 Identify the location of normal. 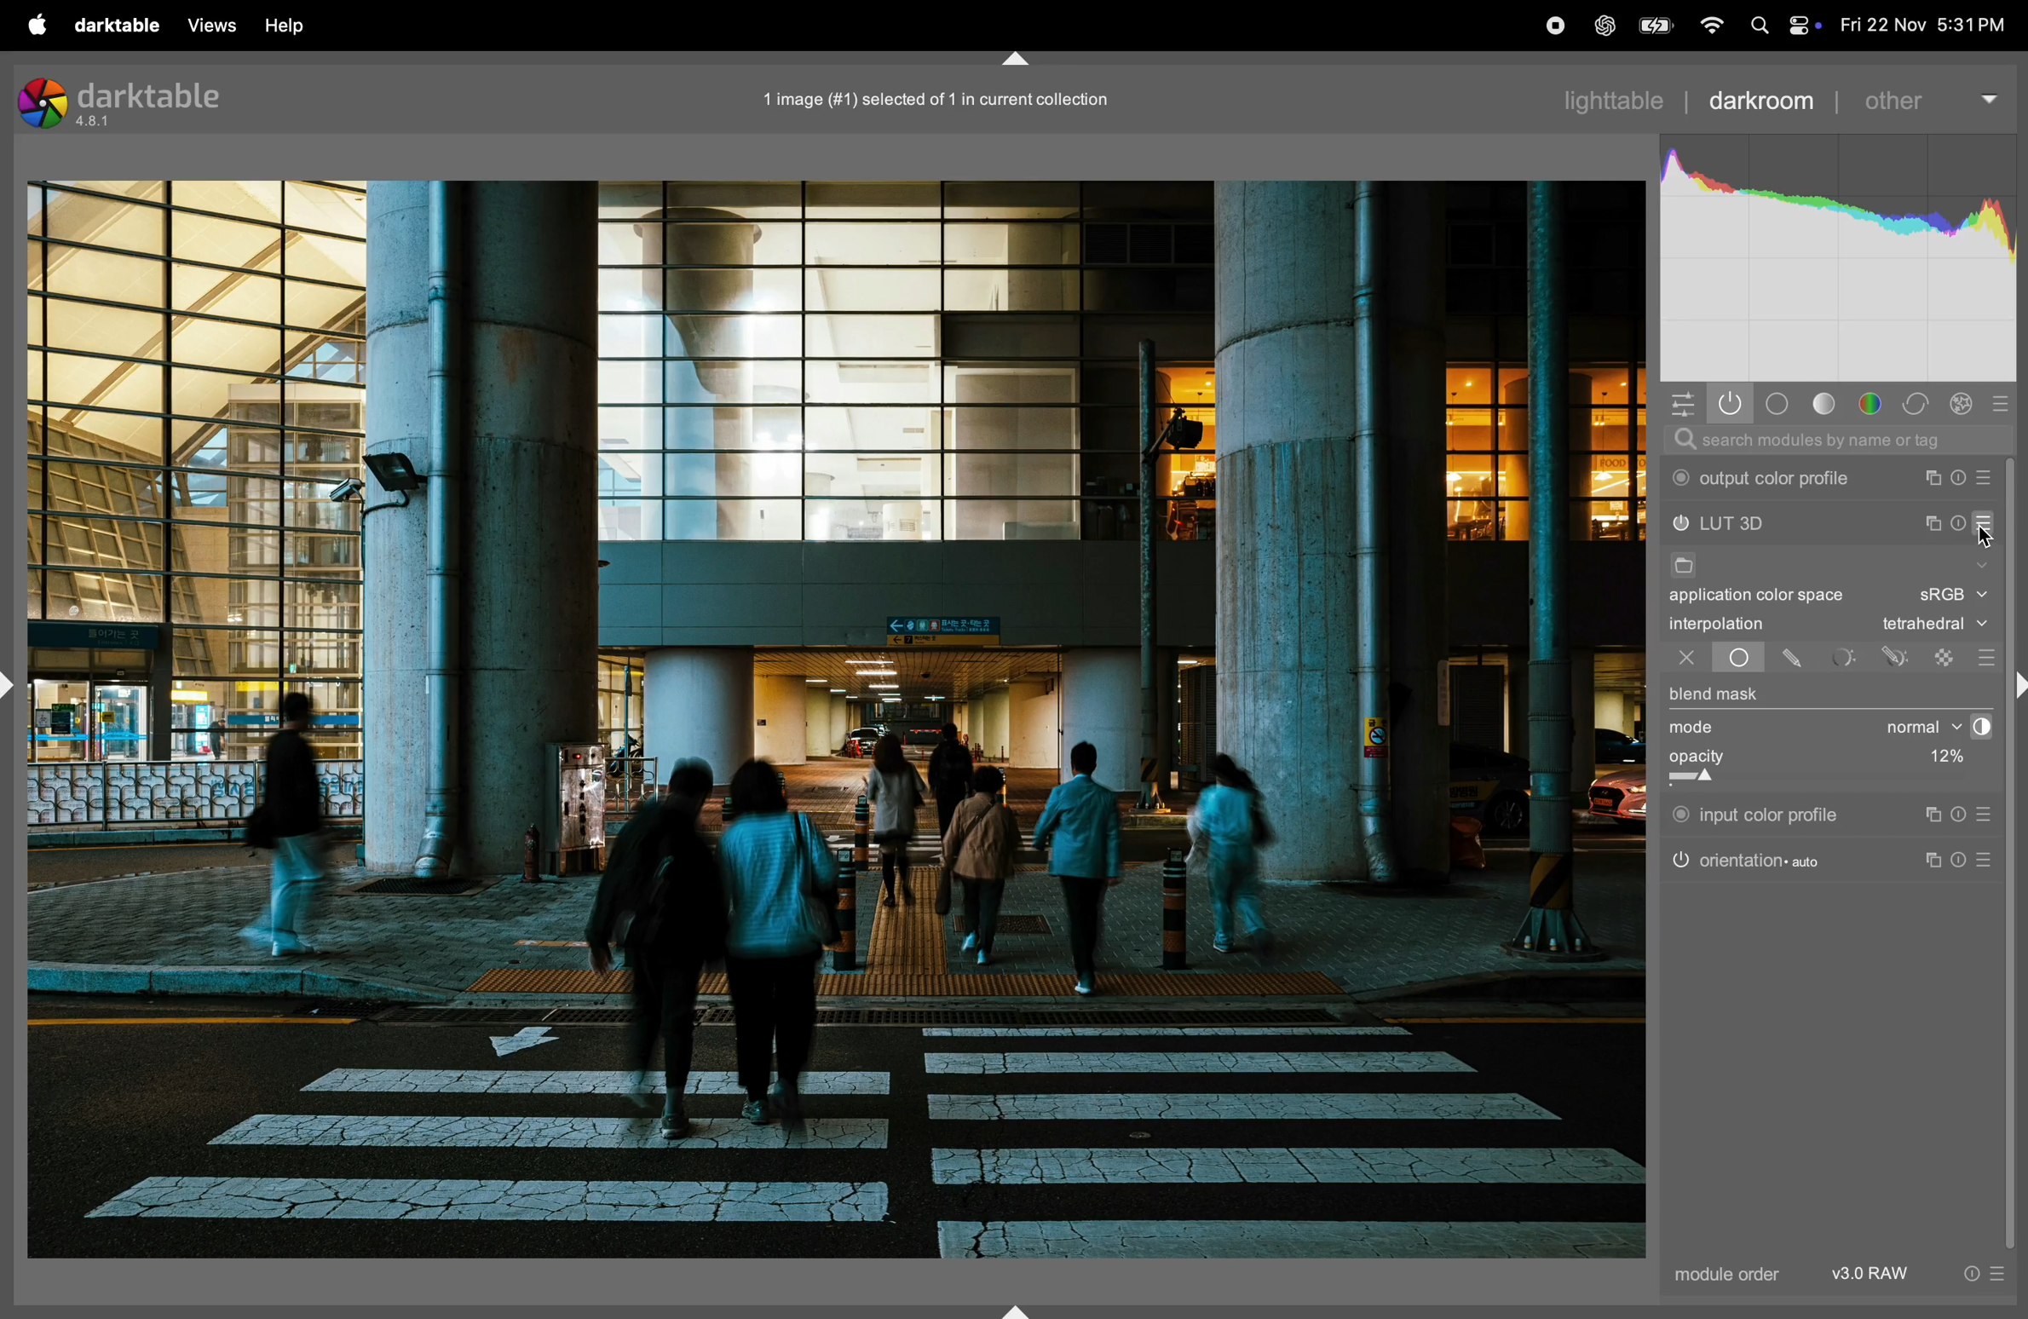
(1908, 727).